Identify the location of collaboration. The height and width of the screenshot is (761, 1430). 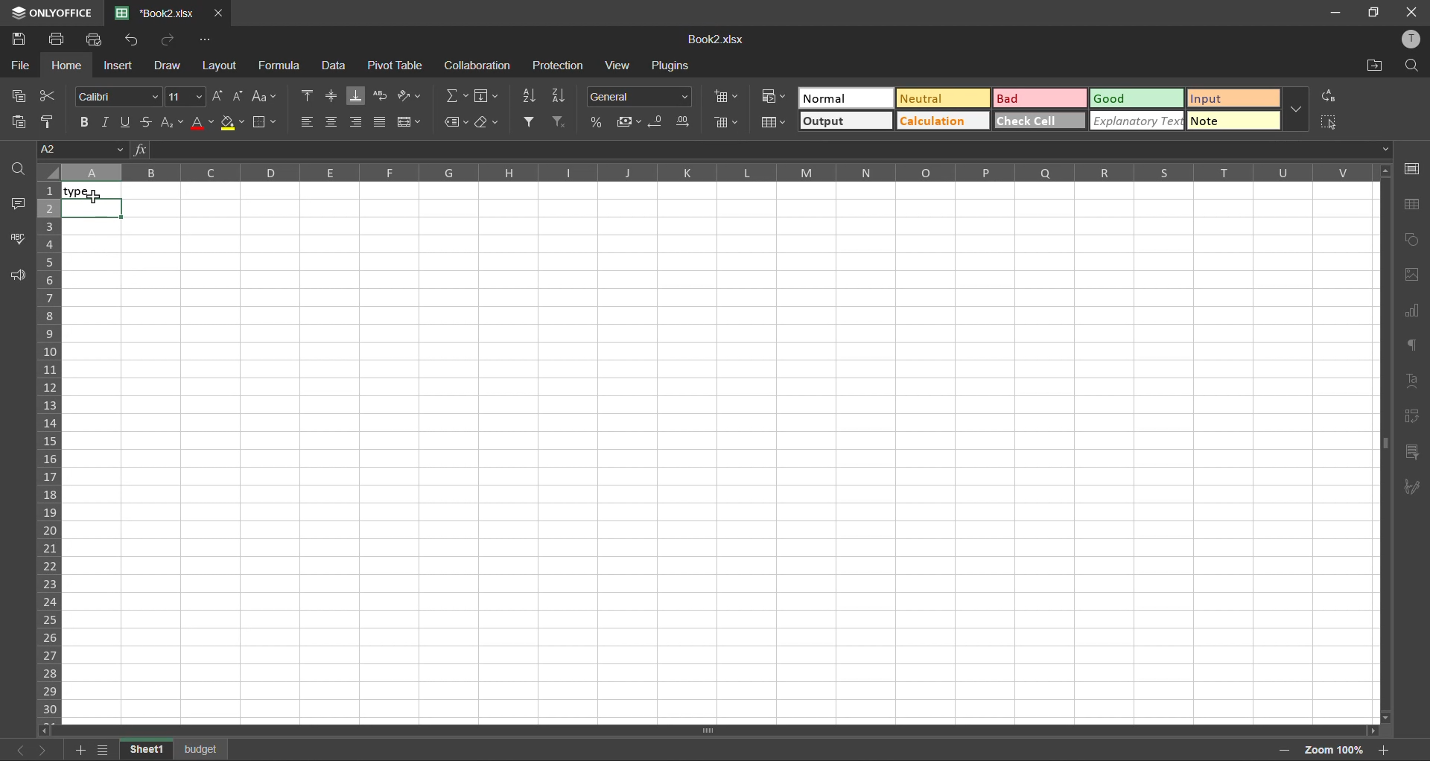
(479, 68).